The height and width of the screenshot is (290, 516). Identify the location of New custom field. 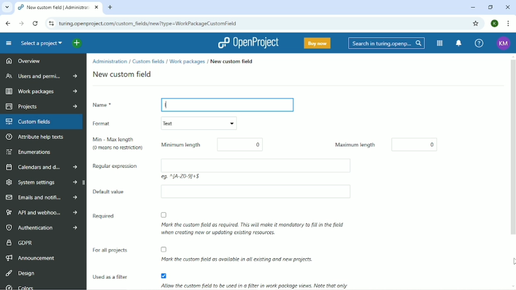
(126, 74).